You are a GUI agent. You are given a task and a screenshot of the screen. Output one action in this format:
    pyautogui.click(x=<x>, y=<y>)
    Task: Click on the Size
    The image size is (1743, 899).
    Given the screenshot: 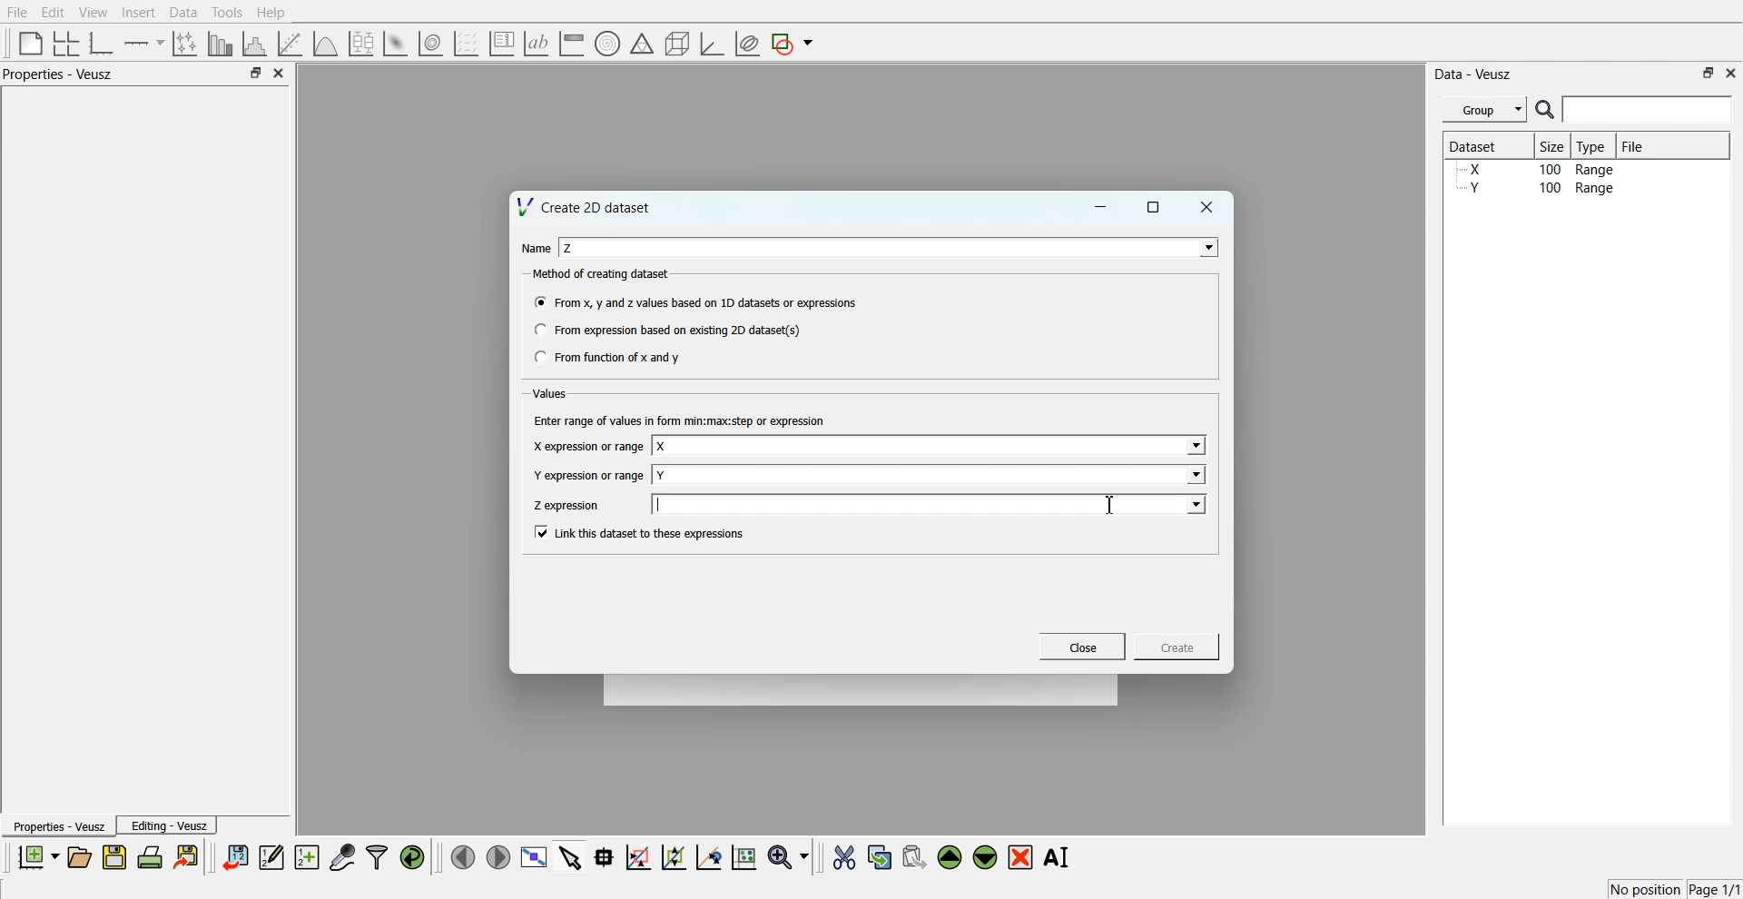 What is the action you would take?
    pyautogui.click(x=1553, y=145)
    